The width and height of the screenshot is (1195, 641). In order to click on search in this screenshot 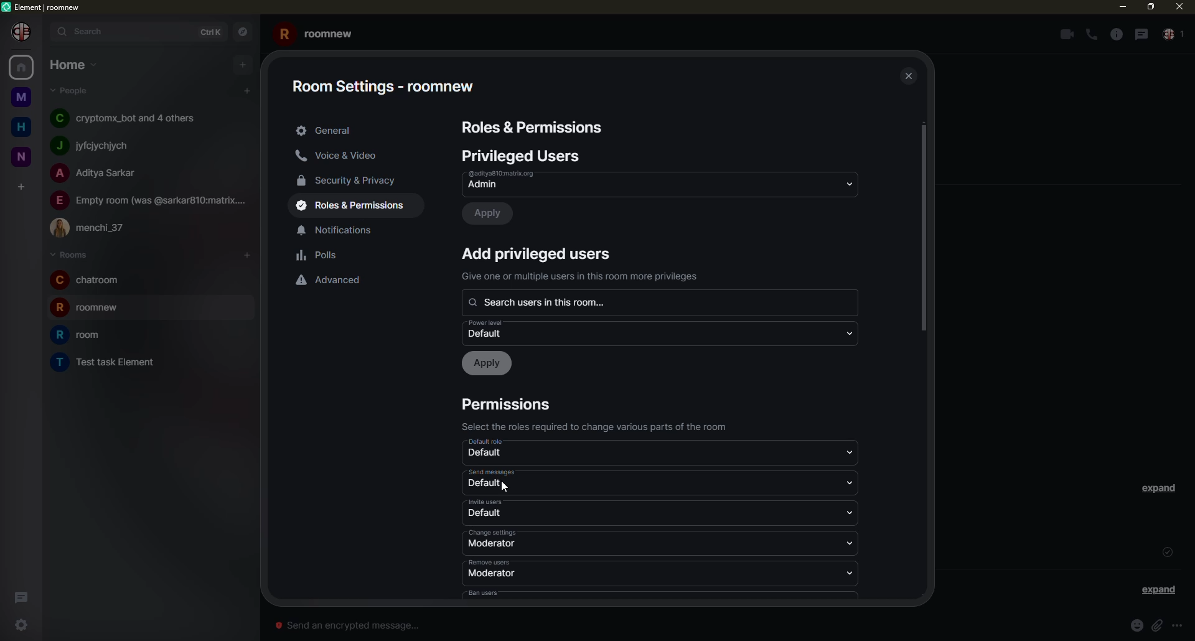, I will do `click(86, 32)`.